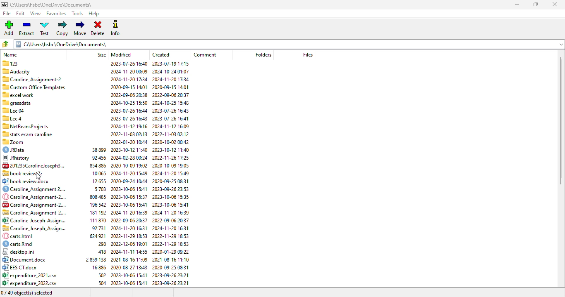 The image size is (565, 297). Describe the element at coordinates (26, 28) in the screenshot. I see `extract` at that location.